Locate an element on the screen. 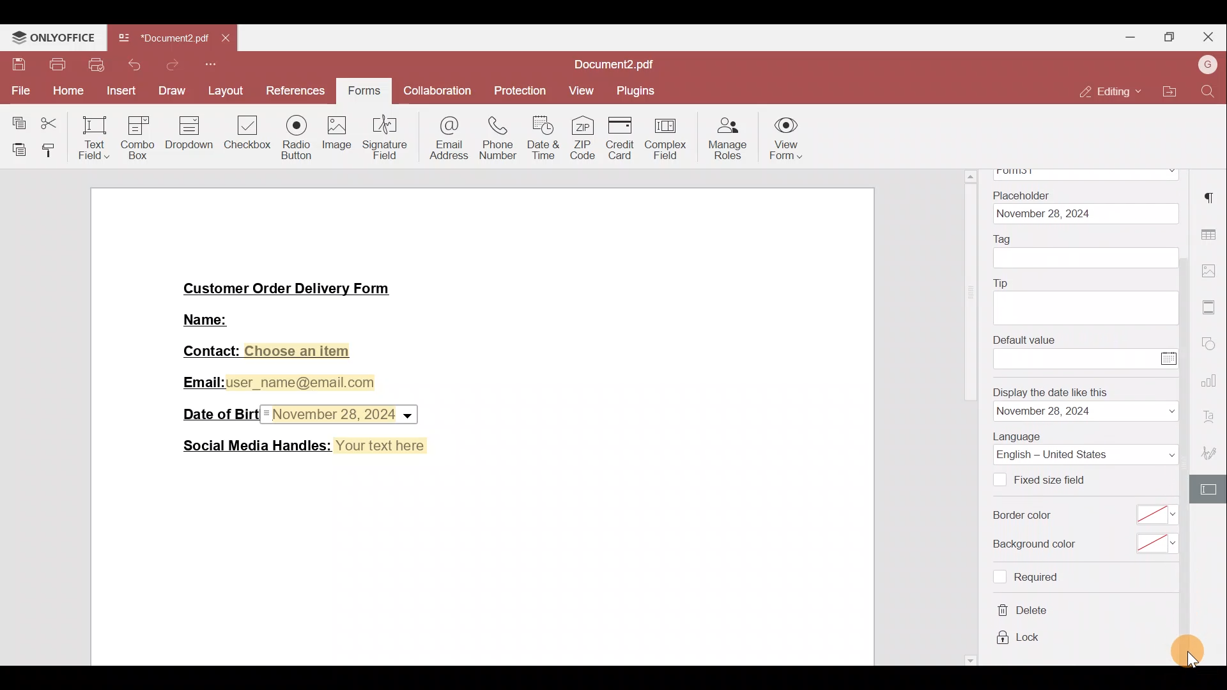 The height and width of the screenshot is (690, 1227). Customer Order Delivery Form| is located at coordinates (288, 291).